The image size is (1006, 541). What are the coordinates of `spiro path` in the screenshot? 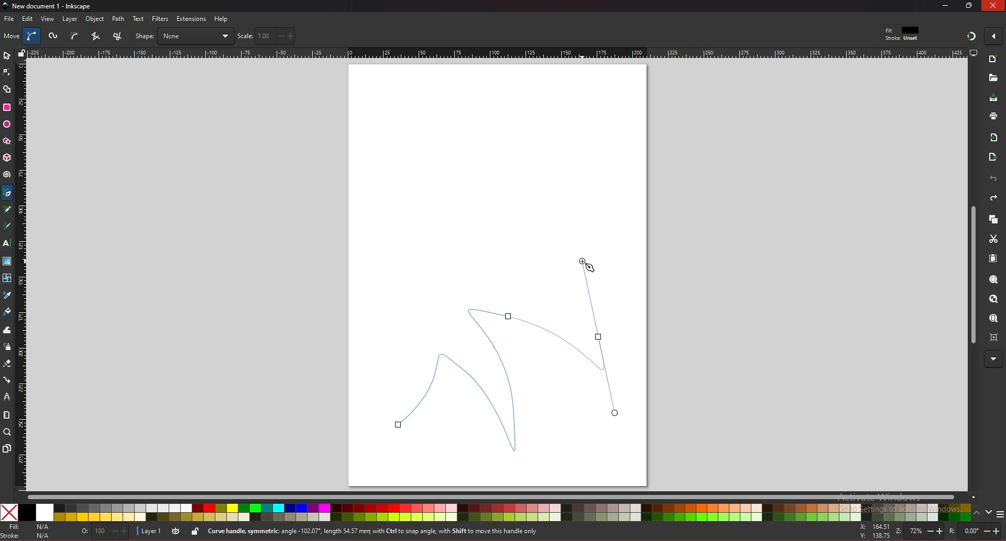 It's located at (54, 37).